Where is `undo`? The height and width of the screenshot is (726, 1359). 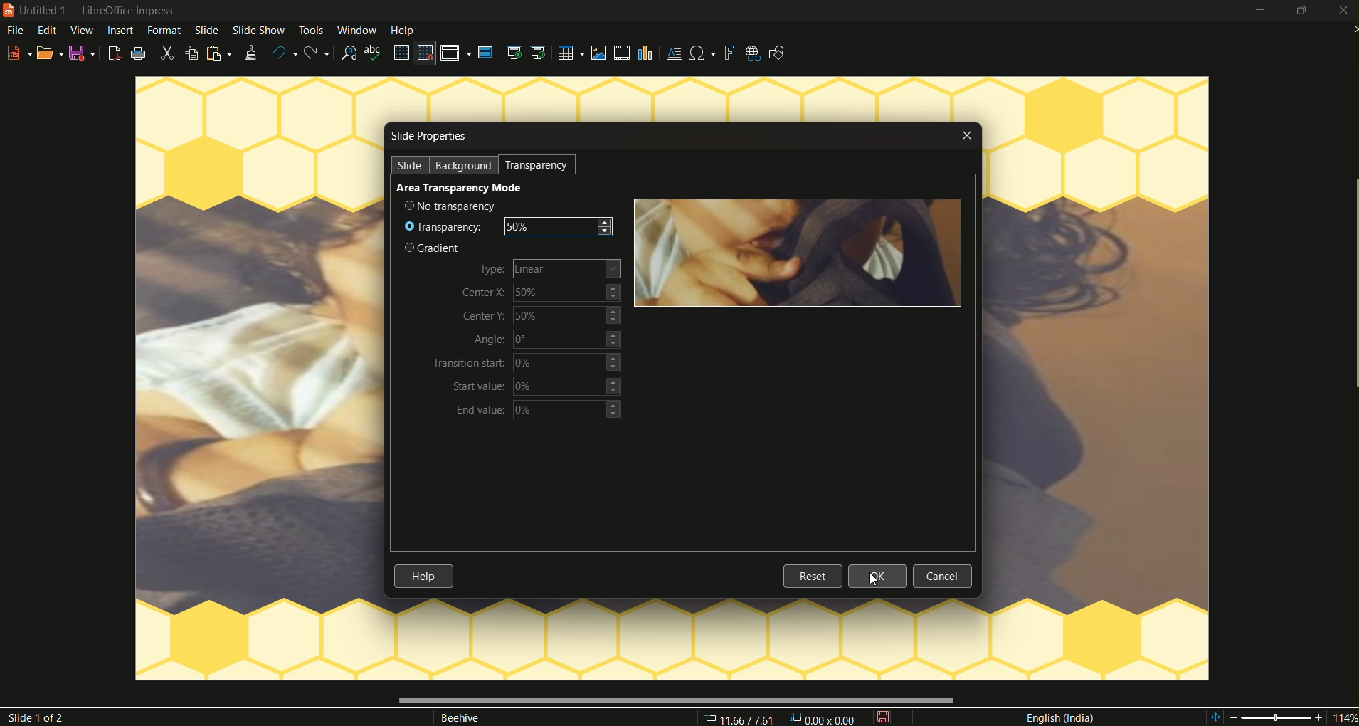
undo is located at coordinates (282, 51).